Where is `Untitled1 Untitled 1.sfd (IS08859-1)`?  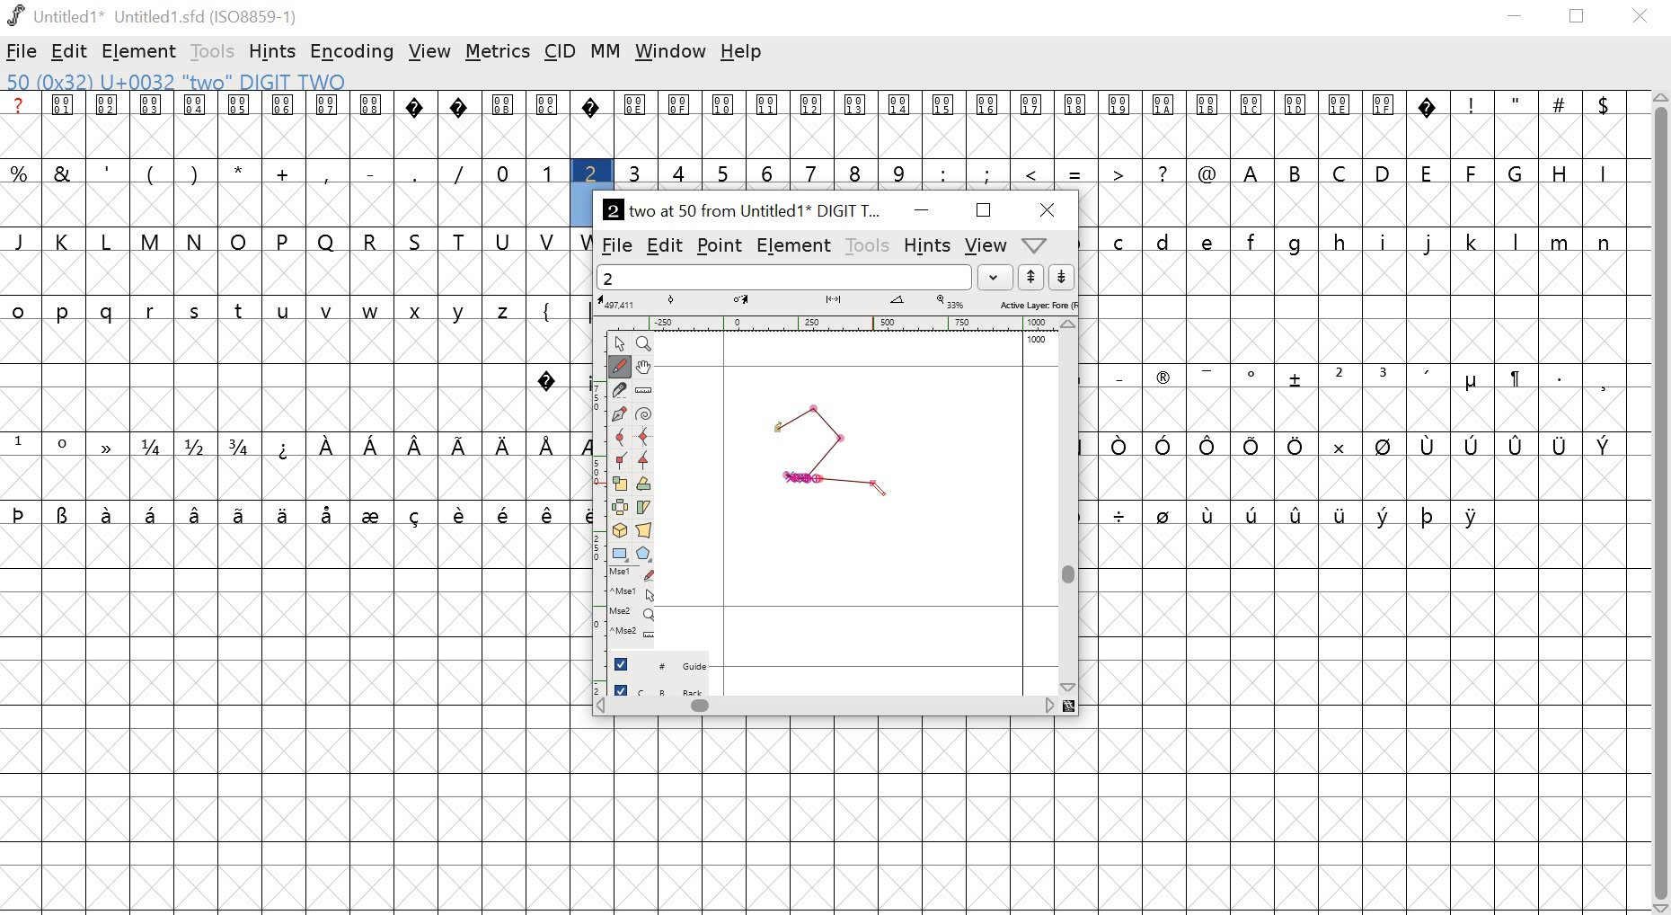 Untitled1 Untitled 1.sfd (IS08859-1) is located at coordinates (155, 17).